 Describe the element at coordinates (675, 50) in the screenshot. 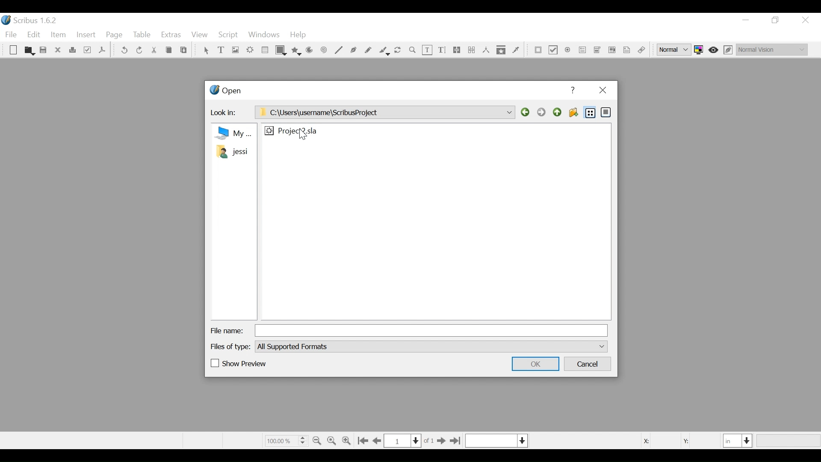

I see `Select the image preview quality` at that location.